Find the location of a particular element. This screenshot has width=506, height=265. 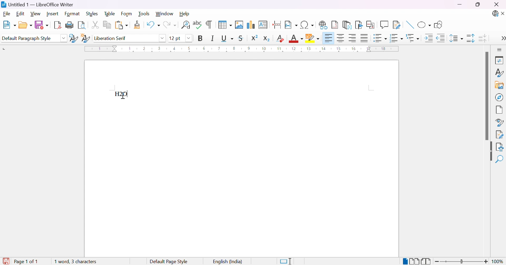

Paste is located at coordinates (121, 25).